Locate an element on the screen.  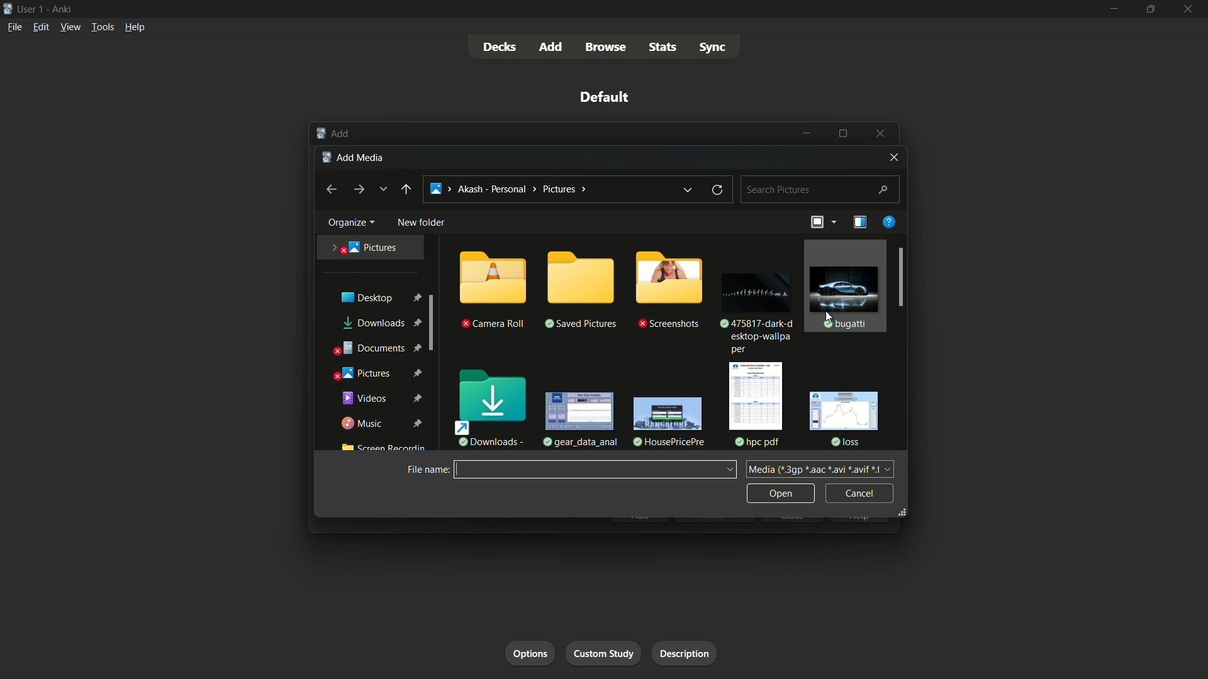
sync is located at coordinates (715, 48).